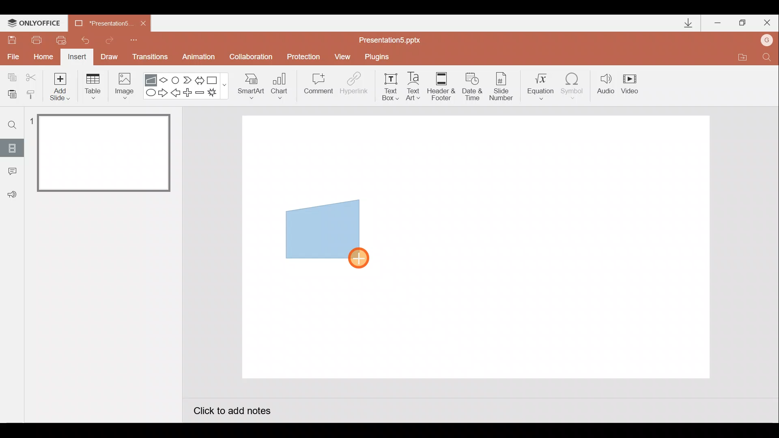 Image resolution: width=779 pixels, height=438 pixels. What do you see at coordinates (321, 228) in the screenshot?
I see `Manual input flow chart ` at bounding box center [321, 228].